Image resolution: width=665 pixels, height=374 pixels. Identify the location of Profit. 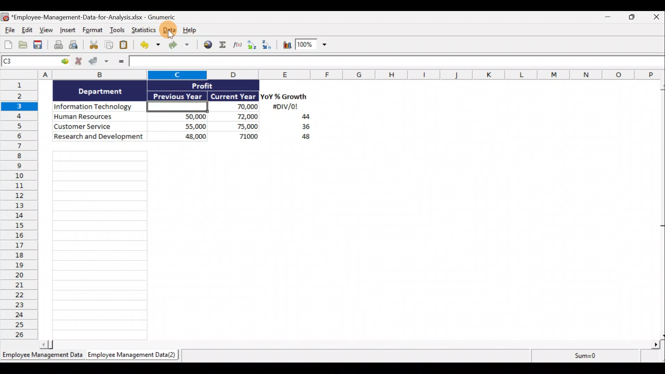
(214, 85).